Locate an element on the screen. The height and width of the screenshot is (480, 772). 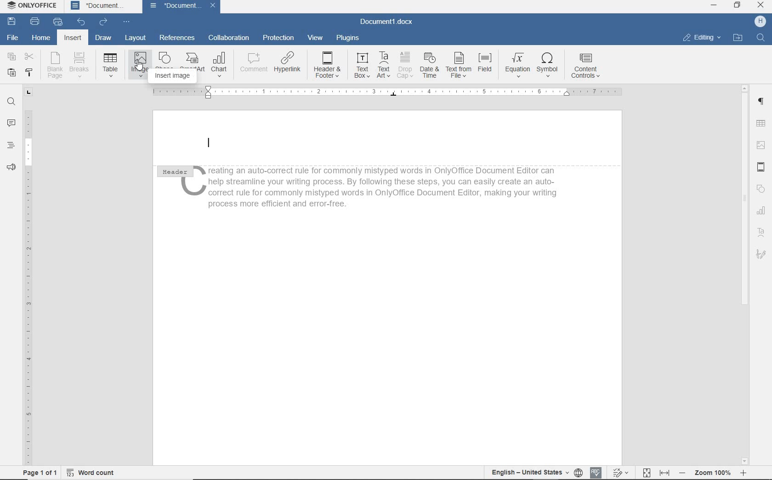
Profile is located at coordinates (760, 22).